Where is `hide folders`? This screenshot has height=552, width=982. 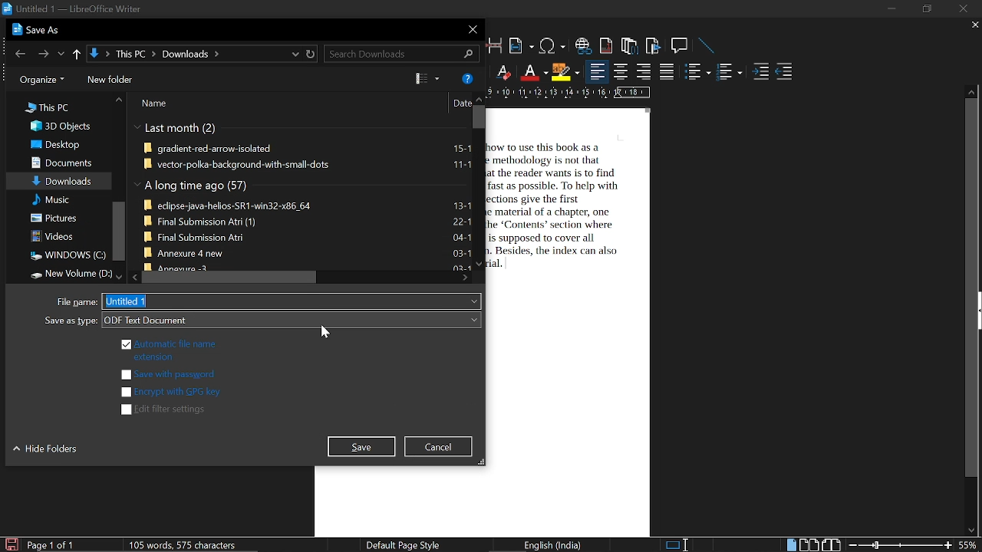 hide folders is located at coordinates (48, 452).